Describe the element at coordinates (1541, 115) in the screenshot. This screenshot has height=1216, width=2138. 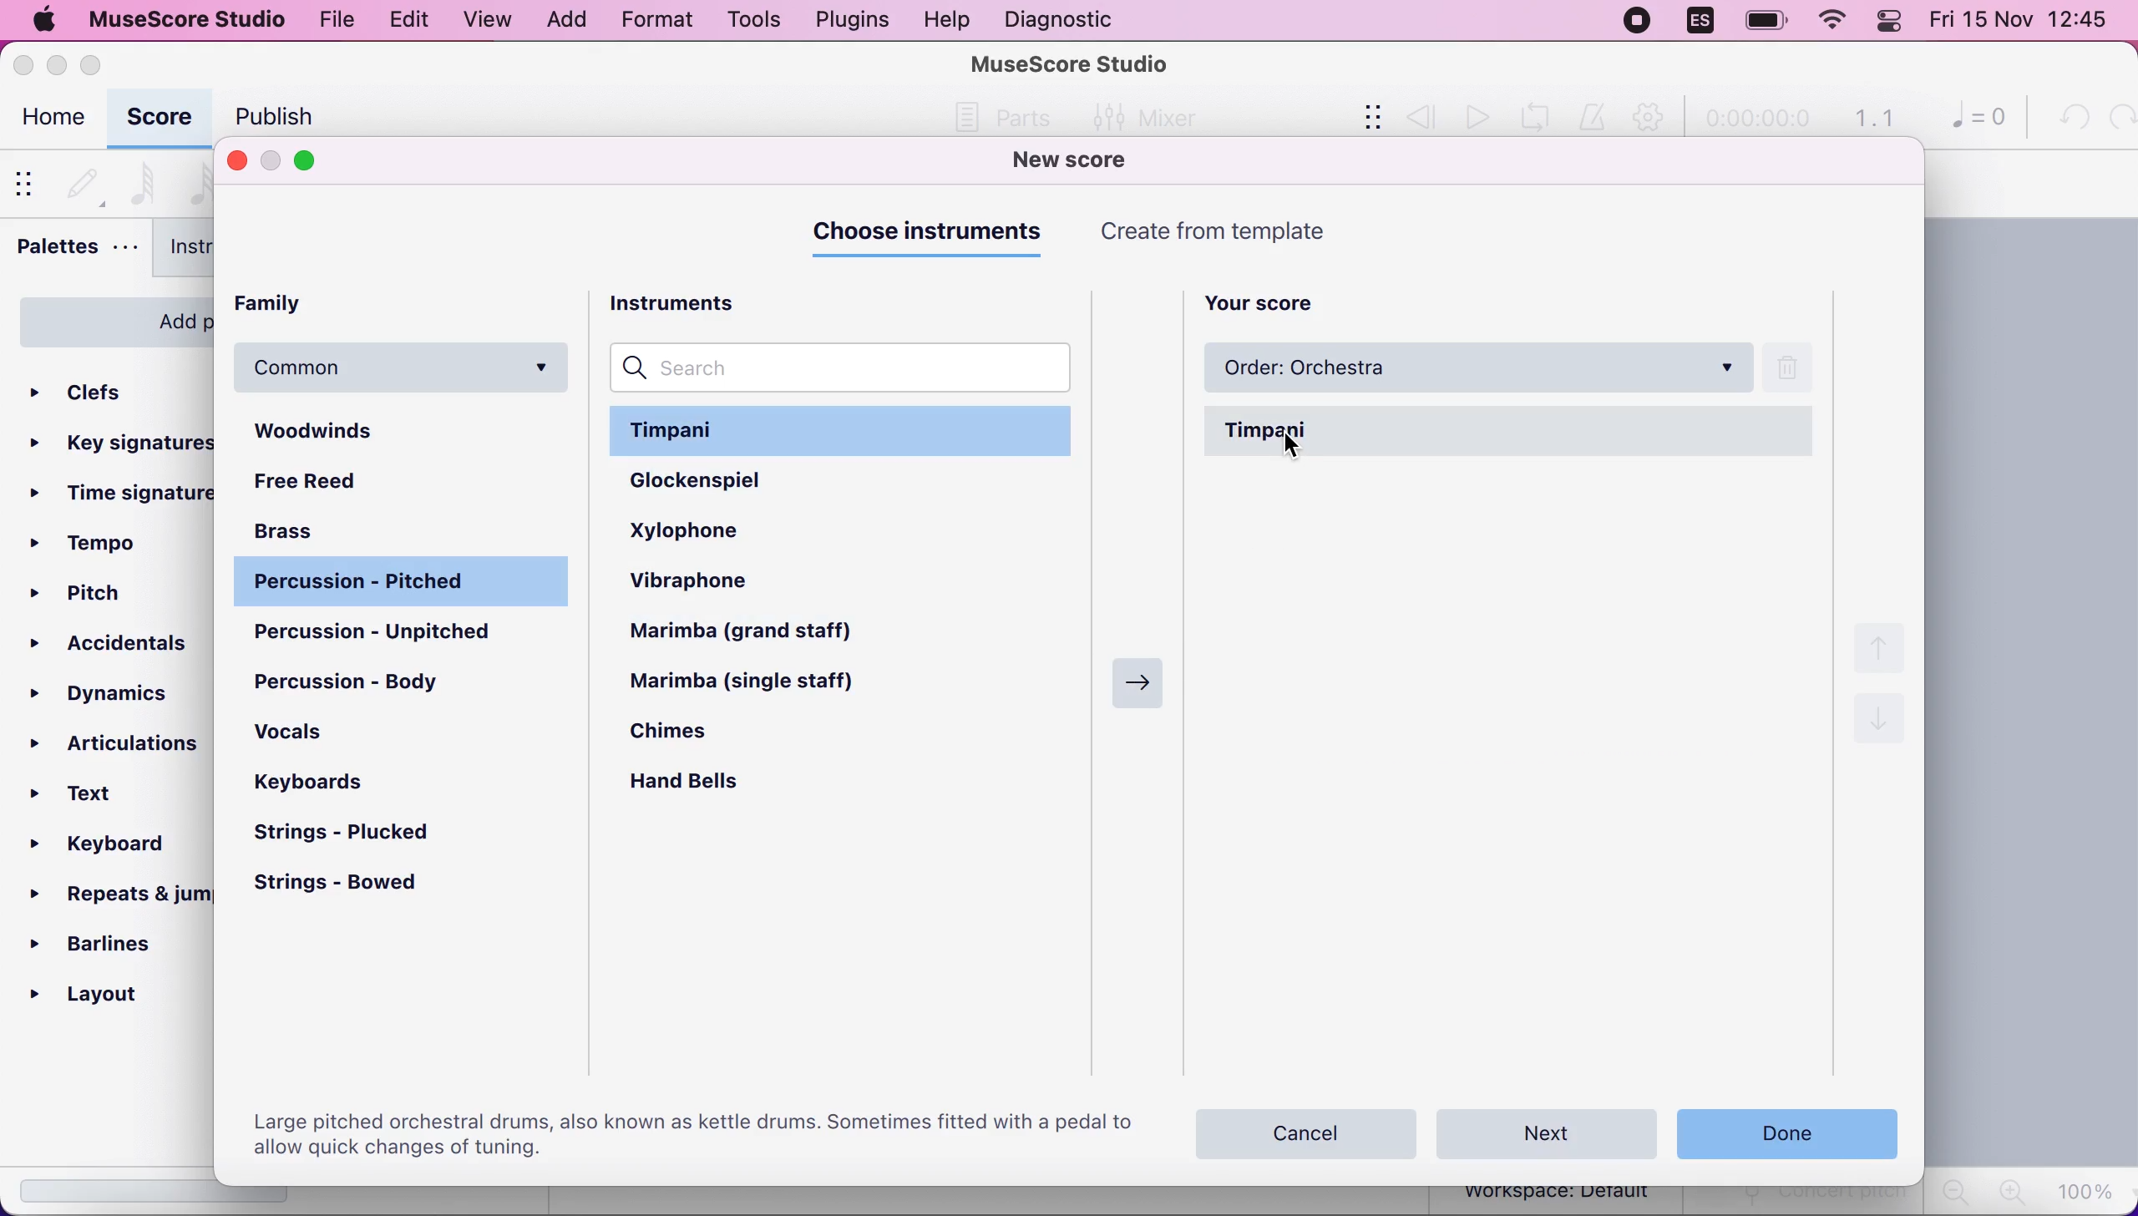
I see `playback loop` at that location.